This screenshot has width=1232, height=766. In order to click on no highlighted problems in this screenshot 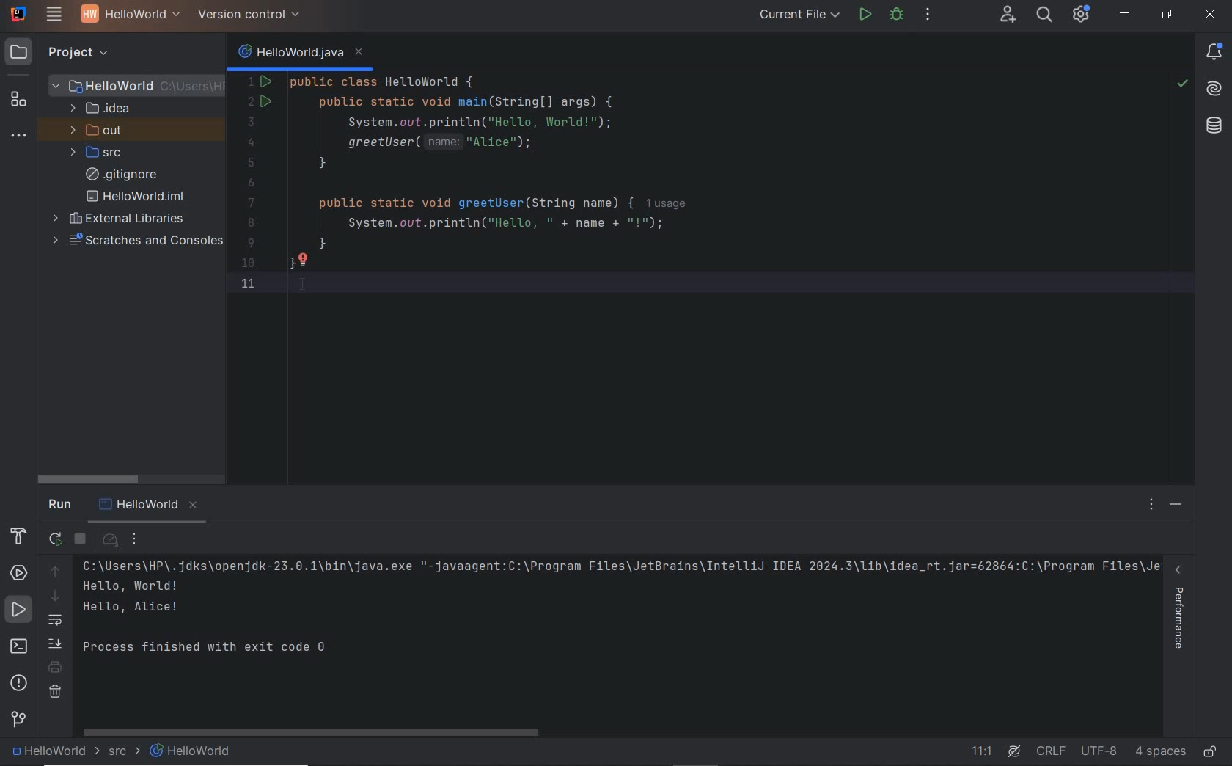, I will do `click(1181, 84)`.